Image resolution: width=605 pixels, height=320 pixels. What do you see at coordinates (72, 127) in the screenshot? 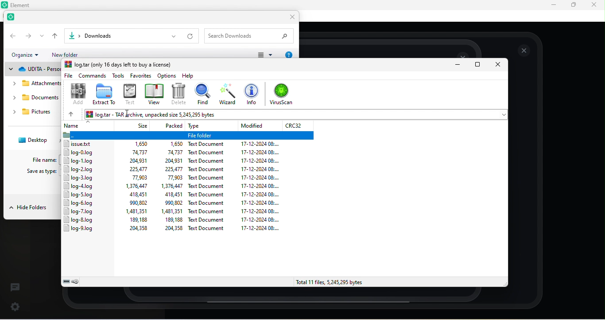
I see `name` at bounding box center [72, 127].